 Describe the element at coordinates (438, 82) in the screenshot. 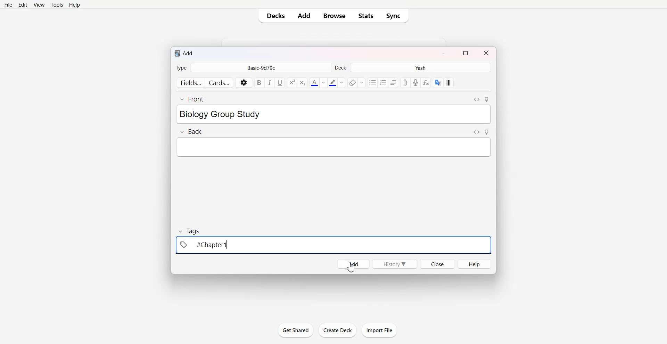

I see `Google Translate` at that location.